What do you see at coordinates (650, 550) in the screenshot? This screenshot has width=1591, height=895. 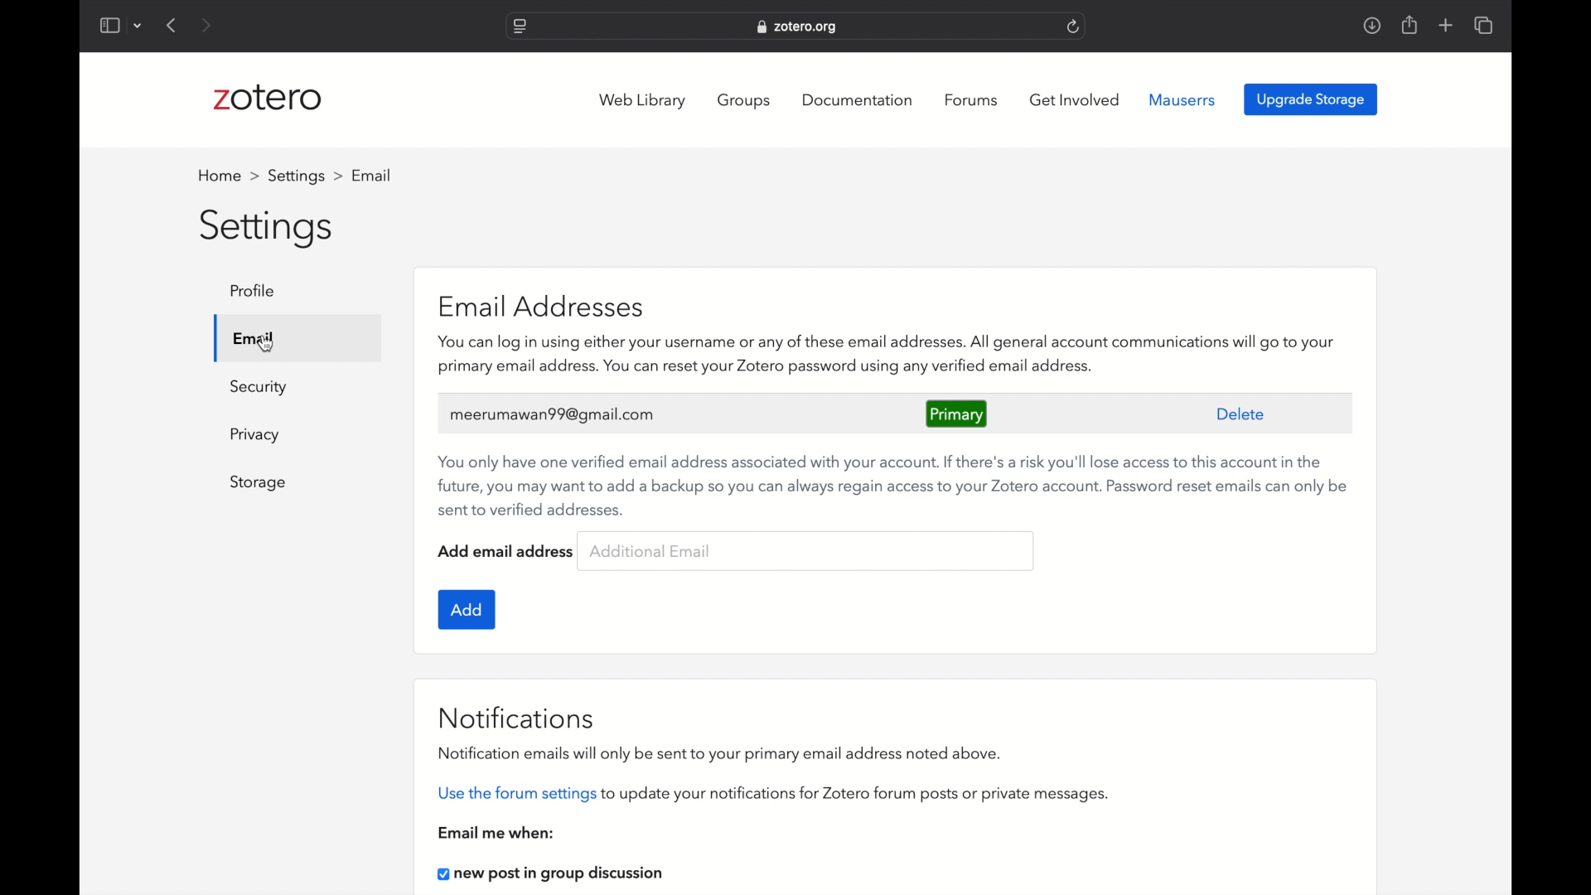 I see `additional email` at bounding box center [650, 550].